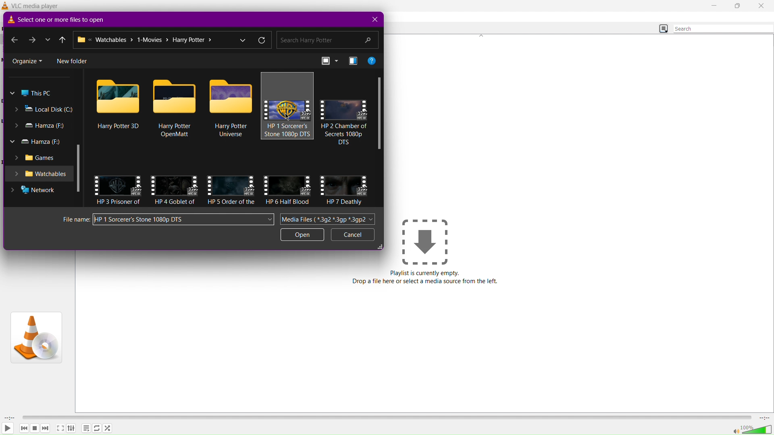 Image resolution: width=774 pixels, height=435 pixels. I want to click on Cancel, so click(353, 235).